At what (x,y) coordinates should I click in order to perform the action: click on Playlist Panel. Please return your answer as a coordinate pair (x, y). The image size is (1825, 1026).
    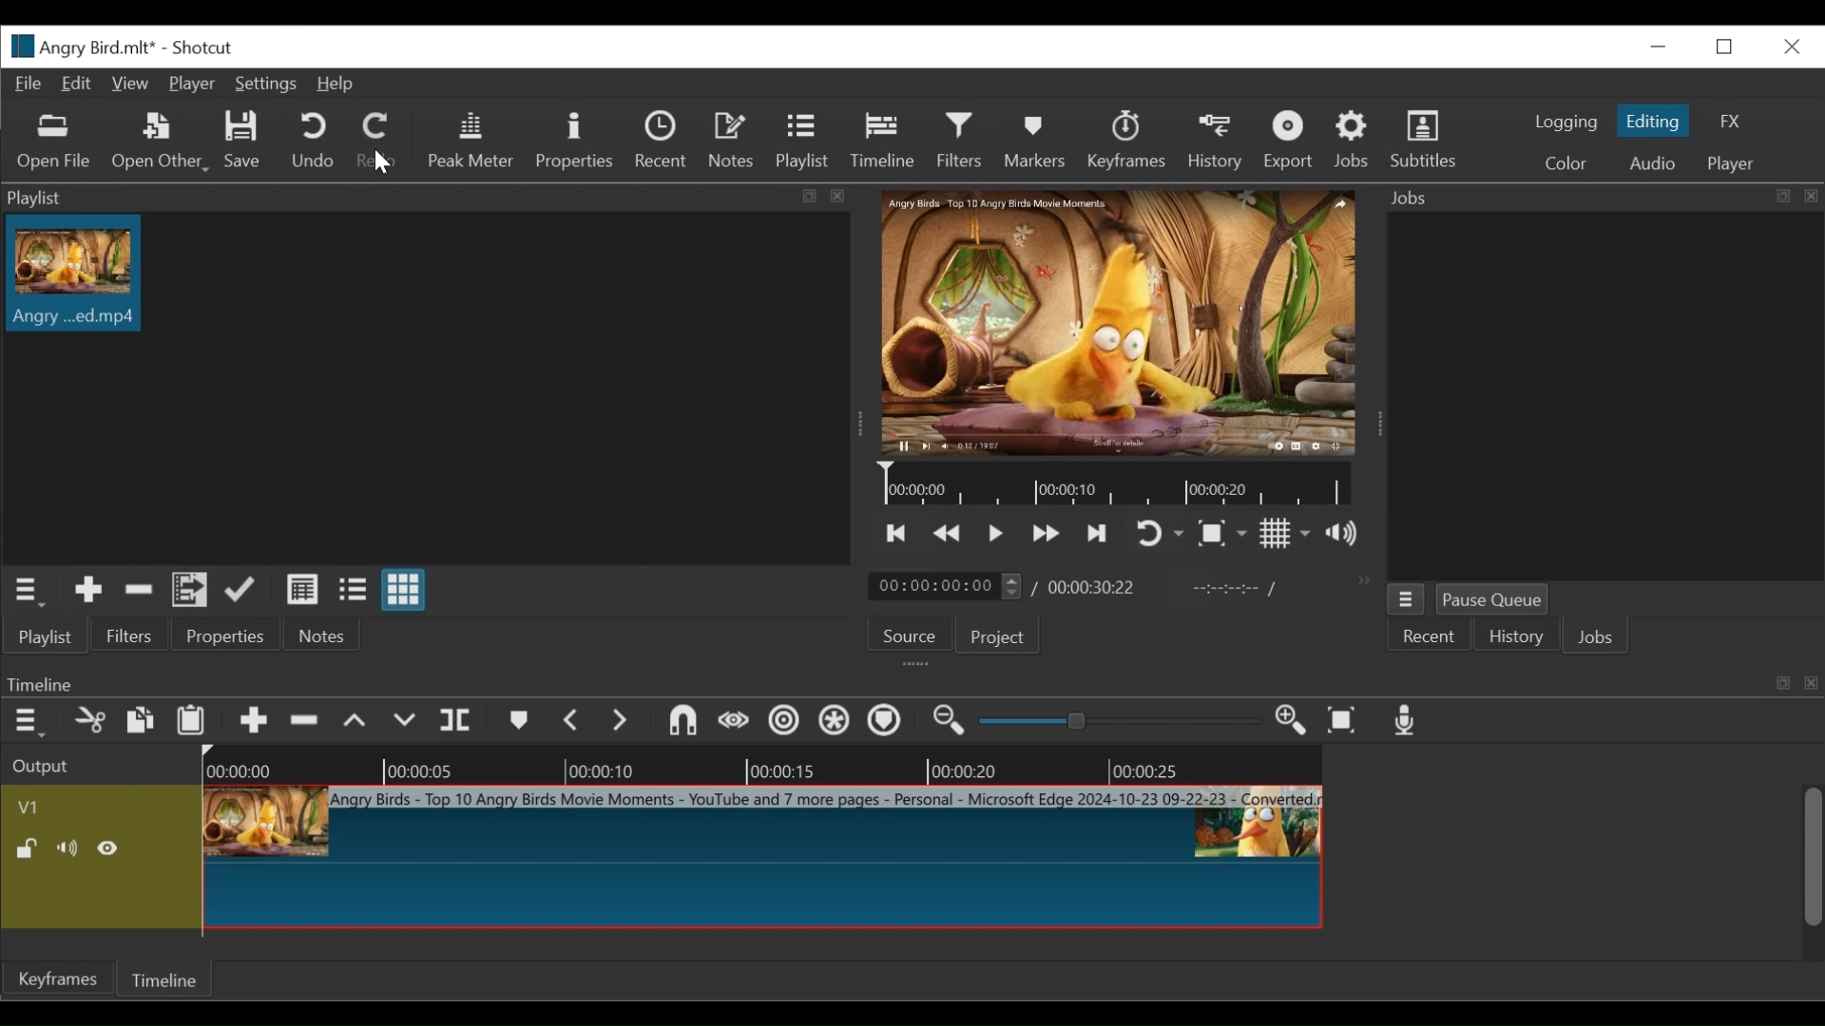
    Looking at the image, I should click on (430, 197).